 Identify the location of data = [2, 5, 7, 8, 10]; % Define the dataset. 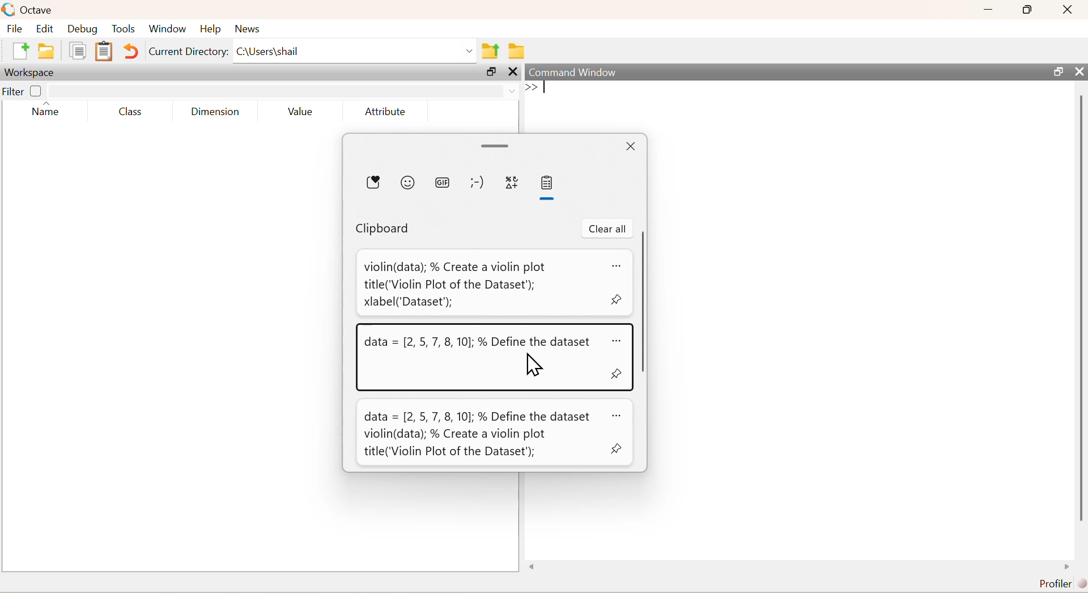
(479, 344).